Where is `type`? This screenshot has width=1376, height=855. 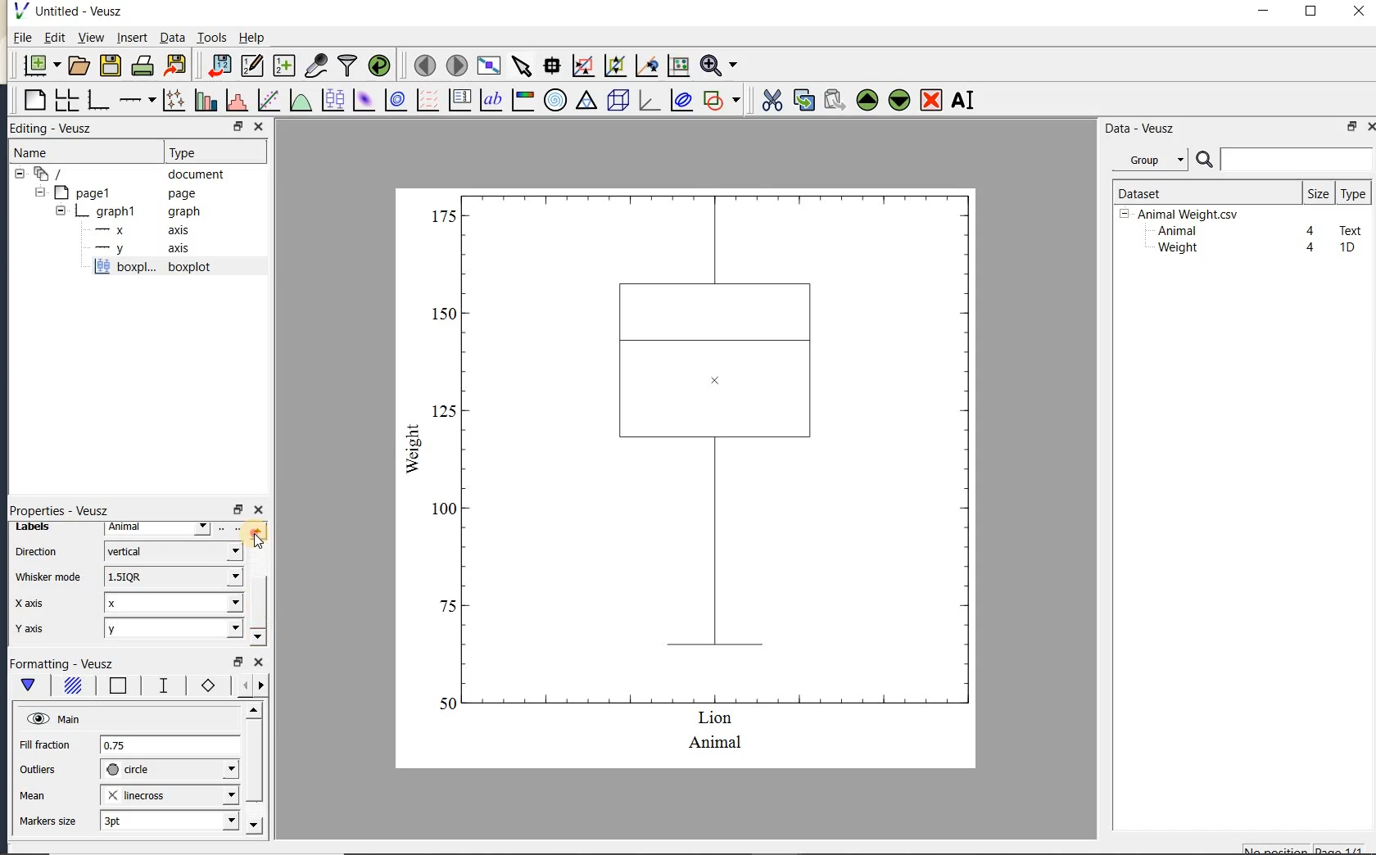
type is located at coordinates (1352, 193).